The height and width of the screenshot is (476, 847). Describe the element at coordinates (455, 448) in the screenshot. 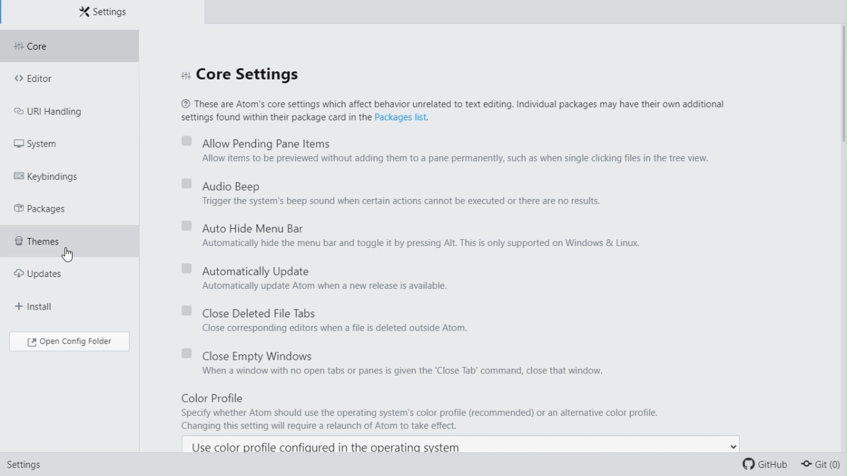

I see `Use color profile configured in the operating system` at that location.